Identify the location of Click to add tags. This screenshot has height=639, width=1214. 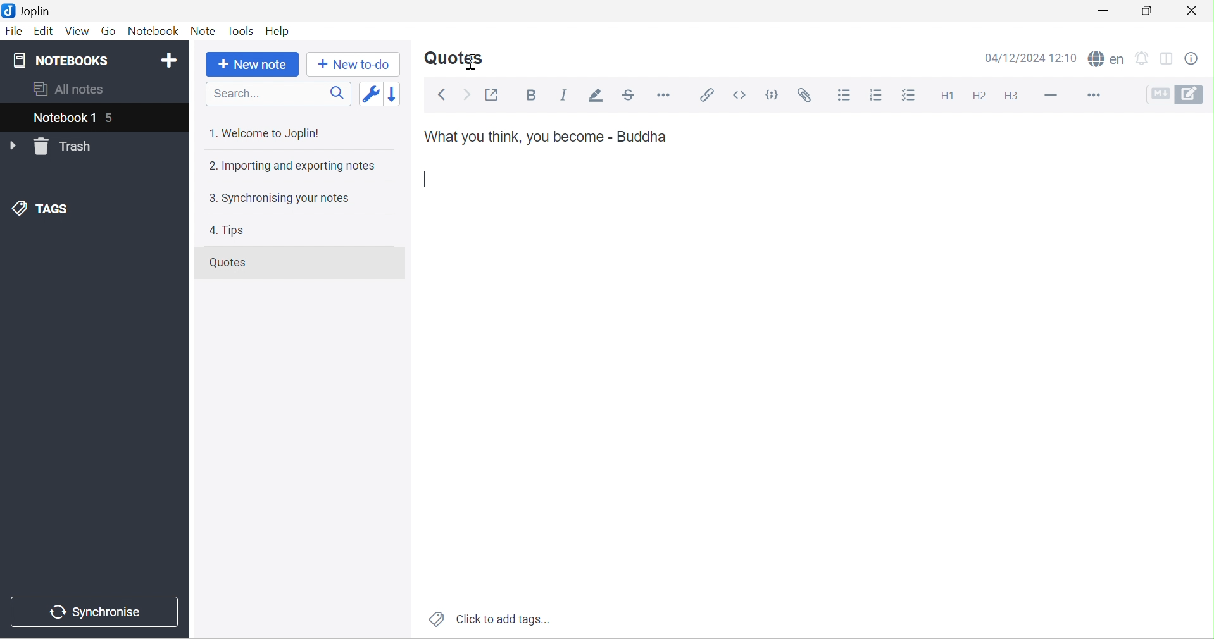
(491, 618).